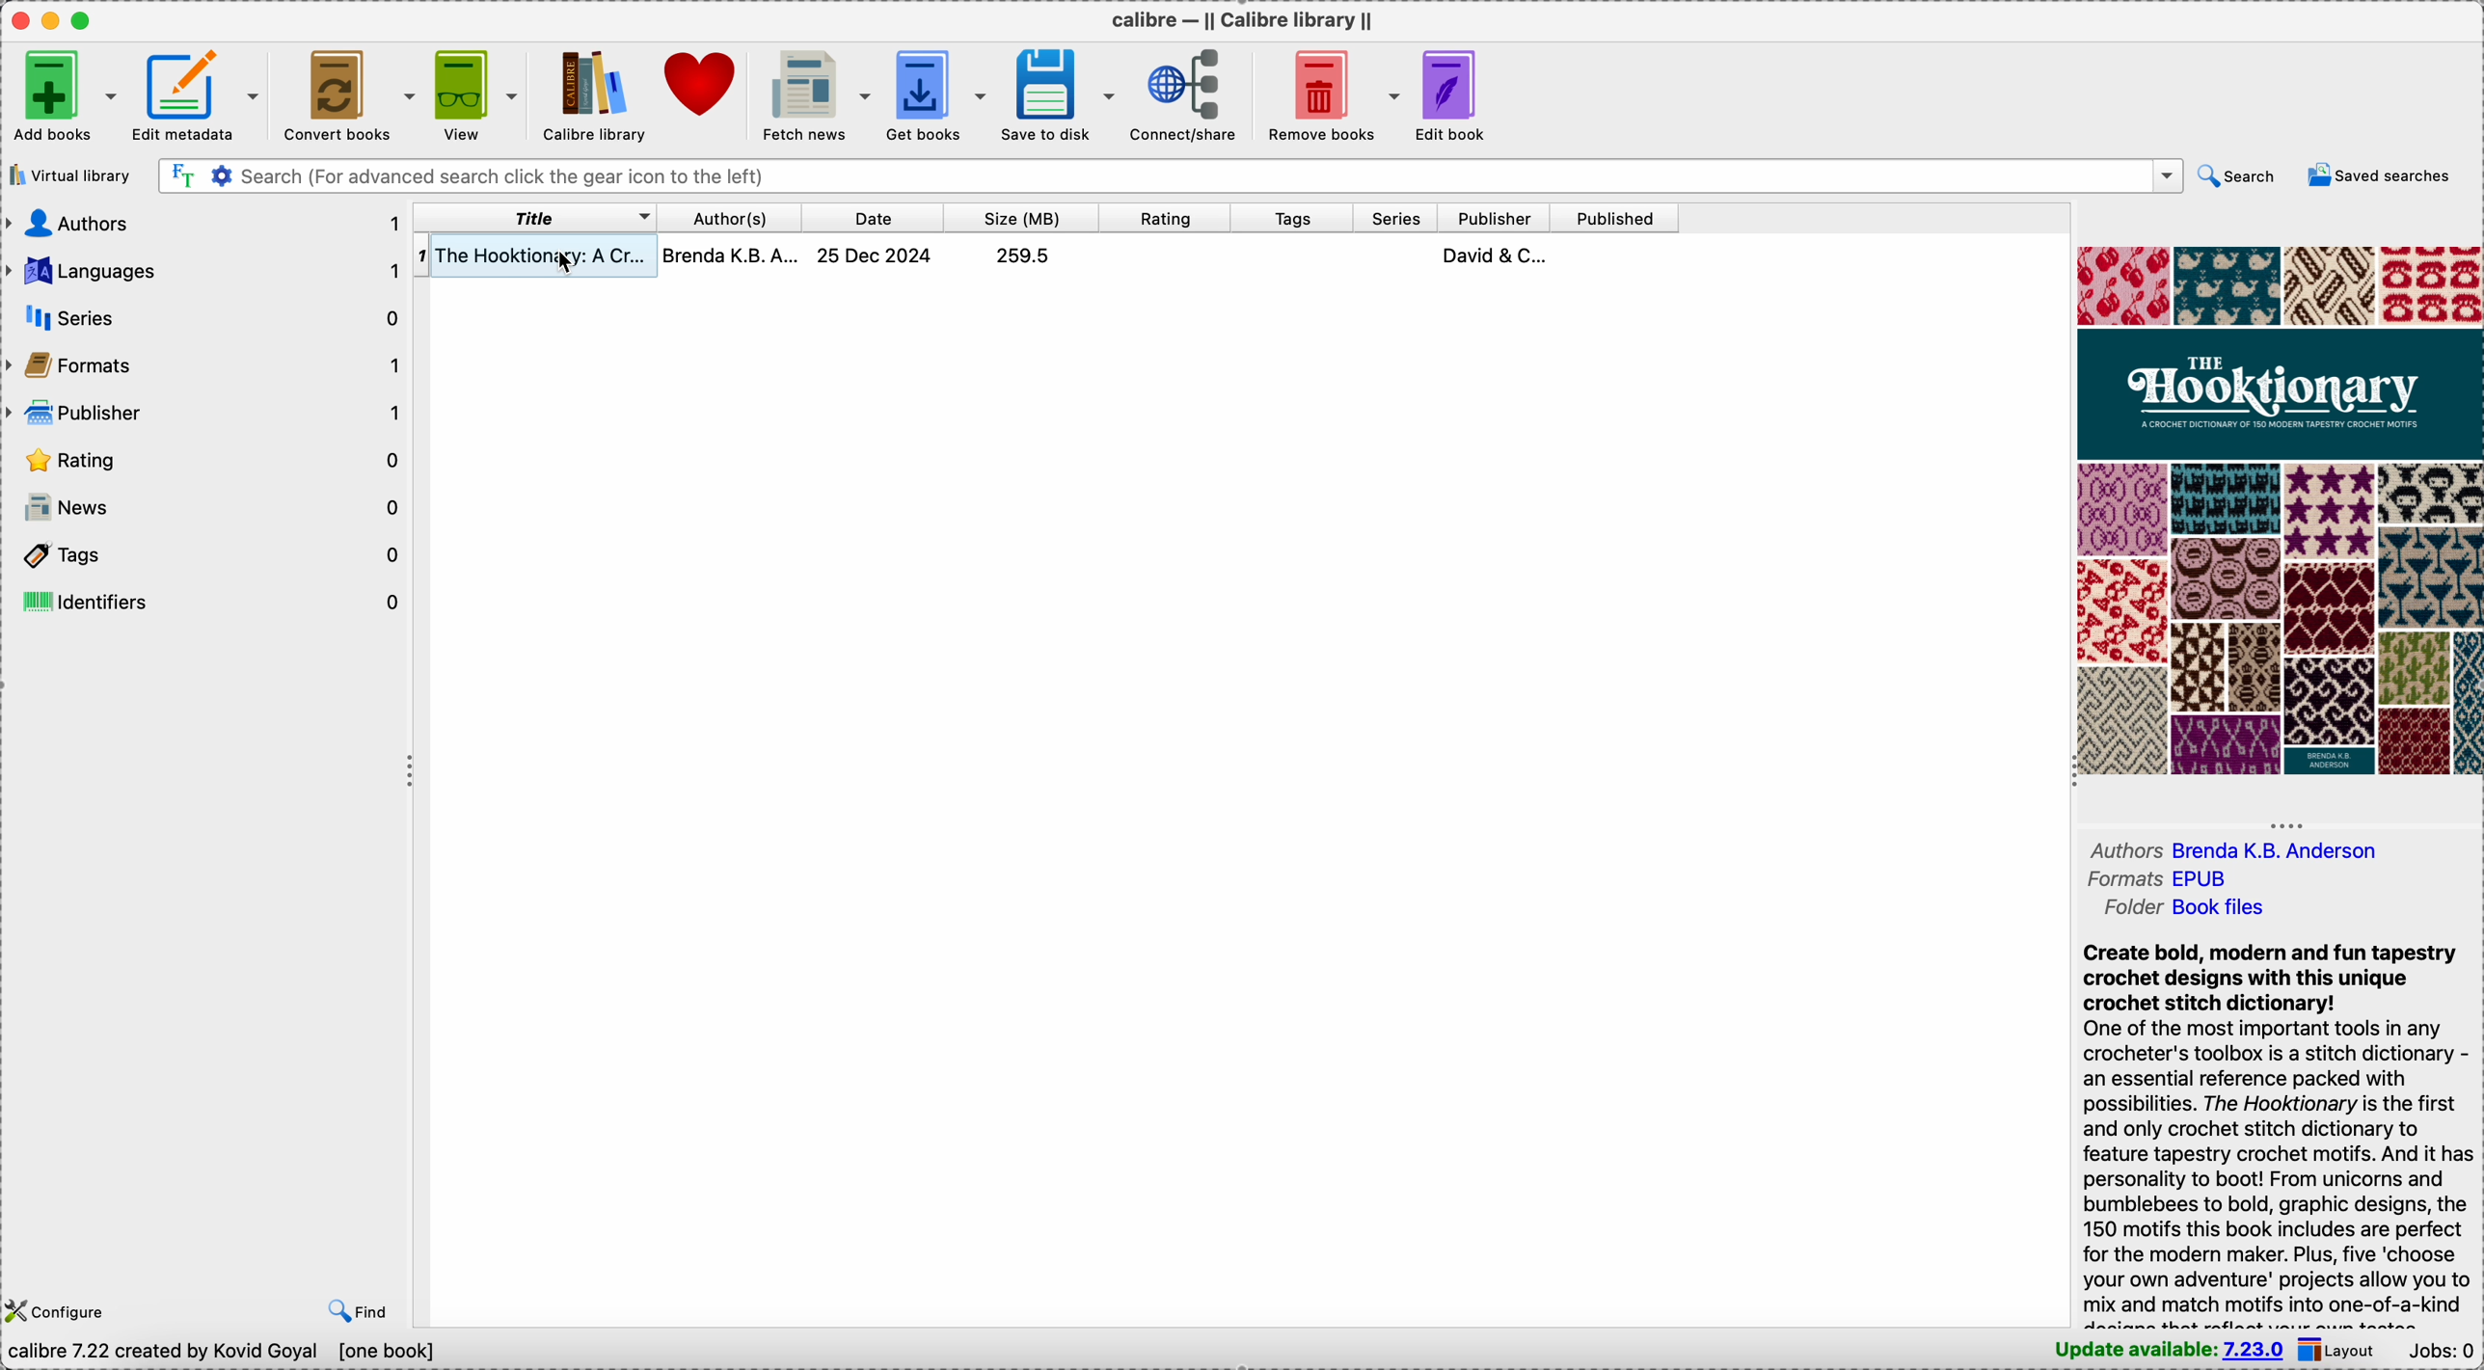 This screenshot has height=1370, width=2484. Describe the element at coordinates (532, 216) in the screenshot. I see `title` at that location.